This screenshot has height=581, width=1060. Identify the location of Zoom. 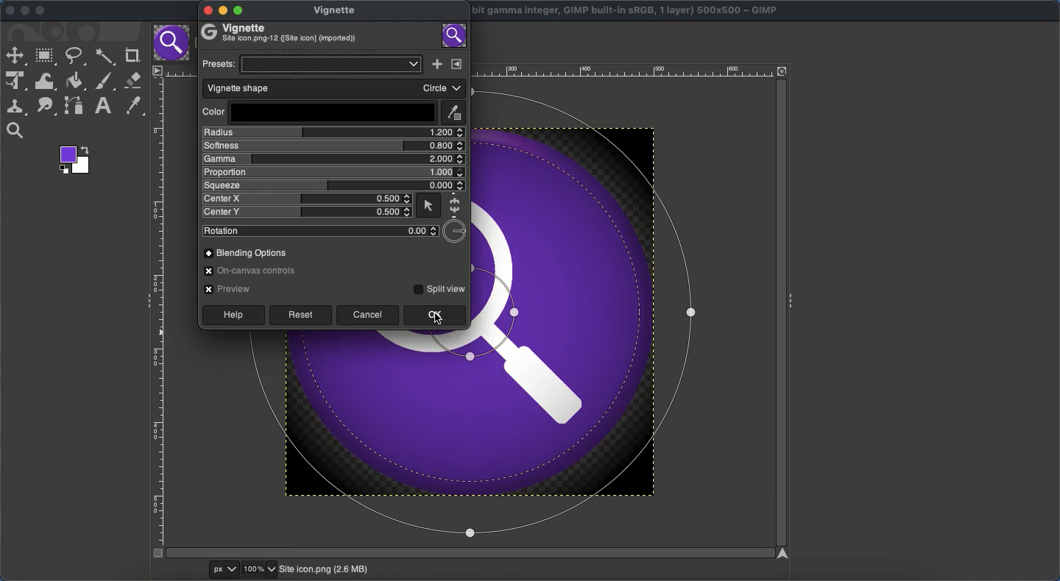
(261, 570).